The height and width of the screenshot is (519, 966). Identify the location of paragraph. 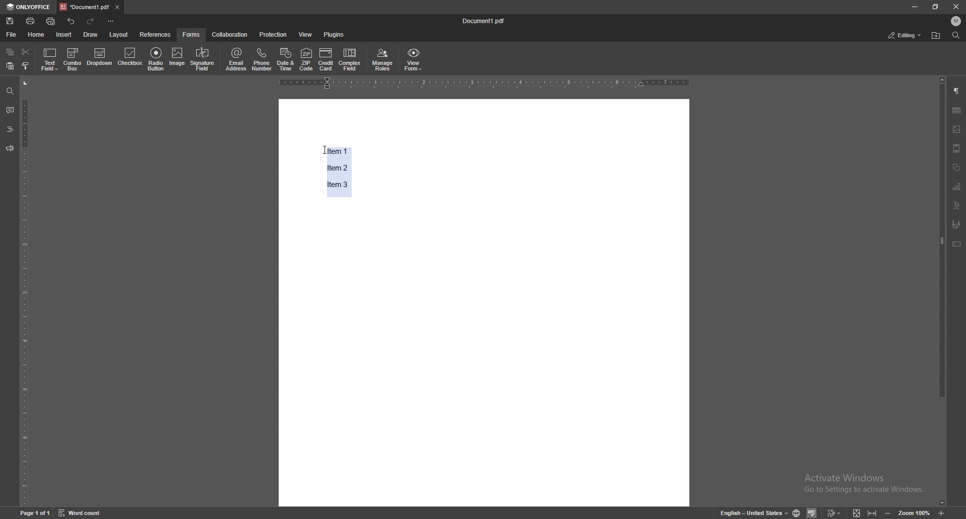
(957, 91).